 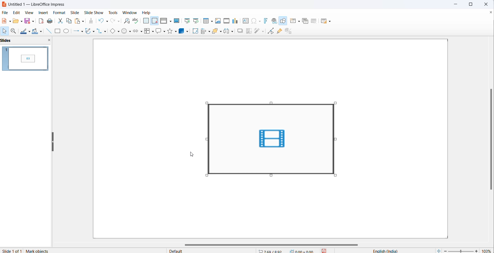 What do you see at coordinates (487, 250) in the screenshot?
I see `zoom percentage` at bounding box center [487, 250].